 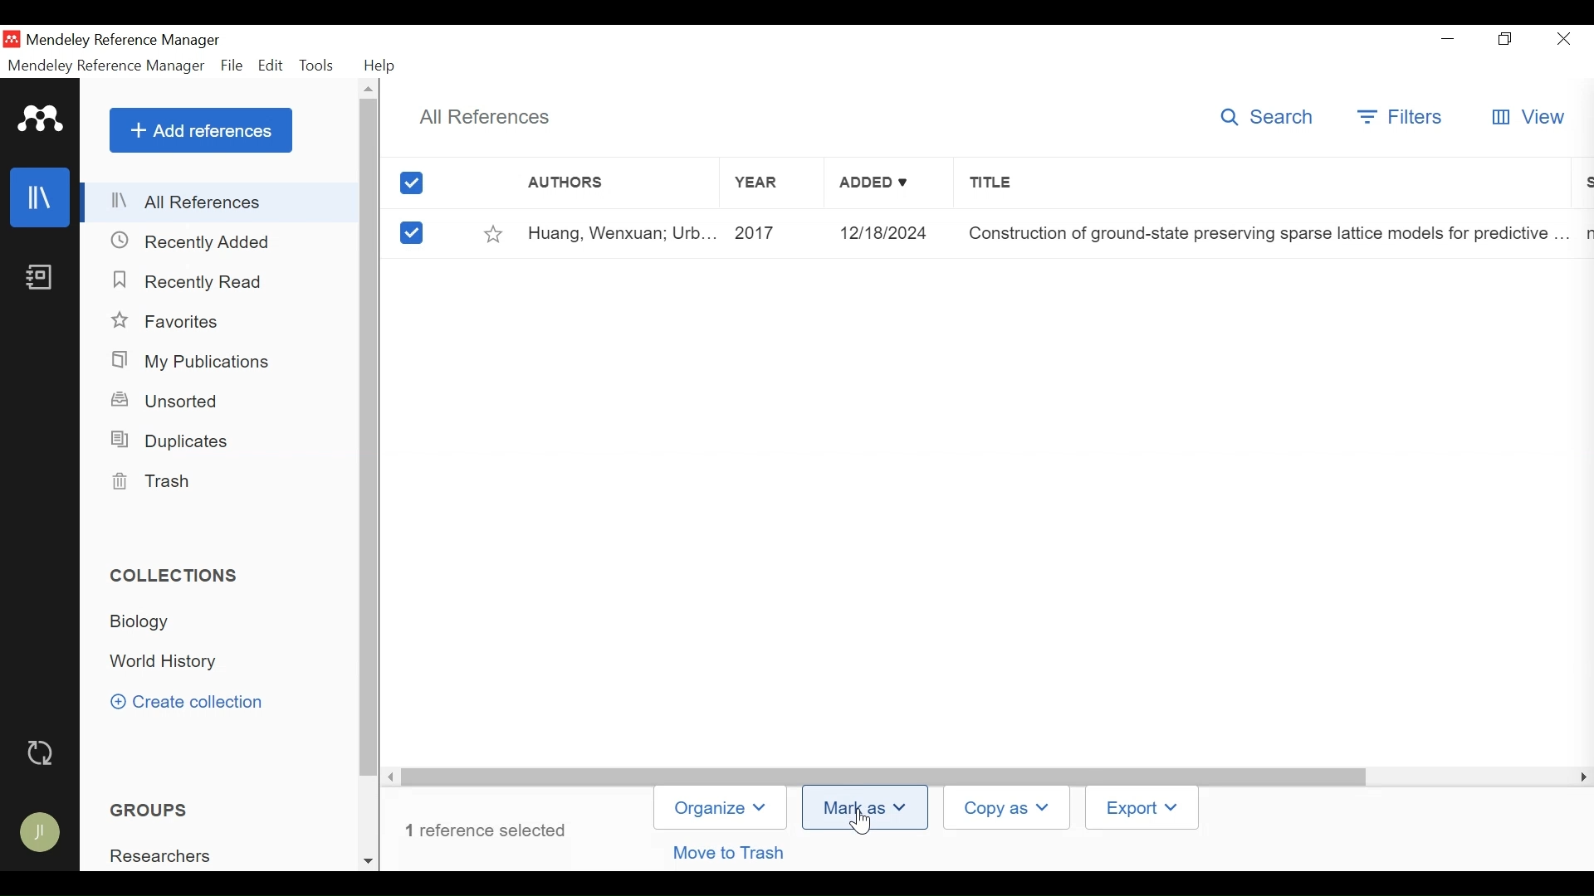 I want to click on My Publications, so click(x=195, y=363).